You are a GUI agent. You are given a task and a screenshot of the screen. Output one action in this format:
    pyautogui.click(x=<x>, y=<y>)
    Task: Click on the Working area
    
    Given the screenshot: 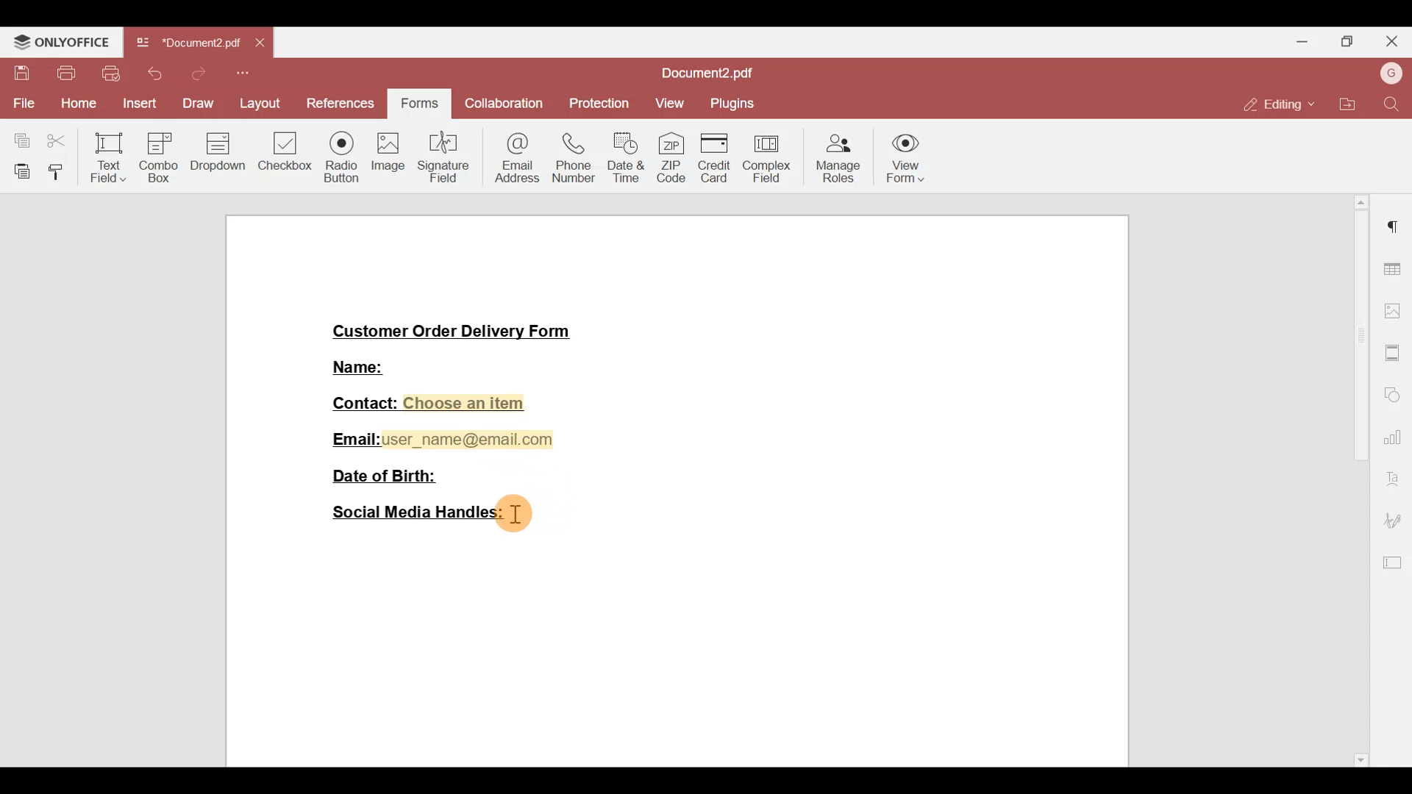 What is the action you would take?
    pyautogui.click(x=681, y=650)
    